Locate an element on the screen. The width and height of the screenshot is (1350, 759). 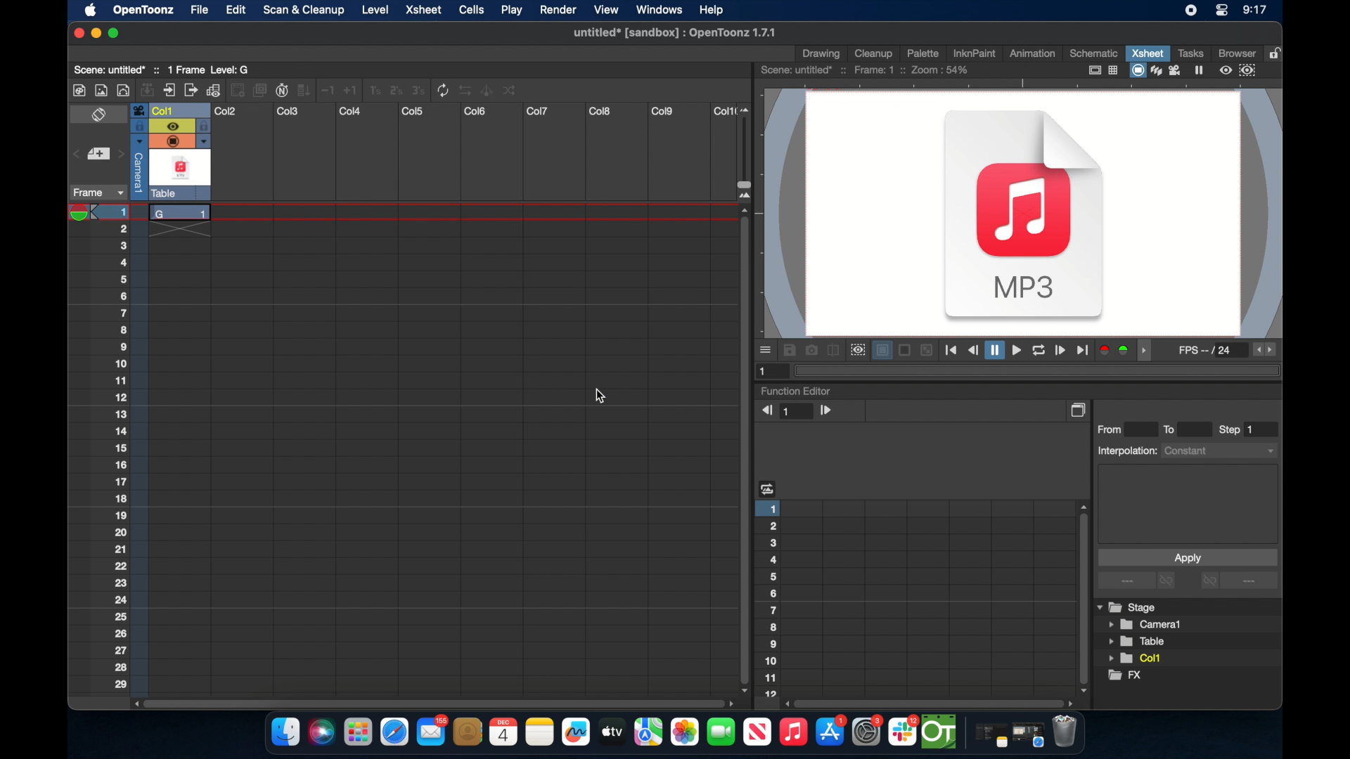
inknpaint is located at coordinates (974, 53).